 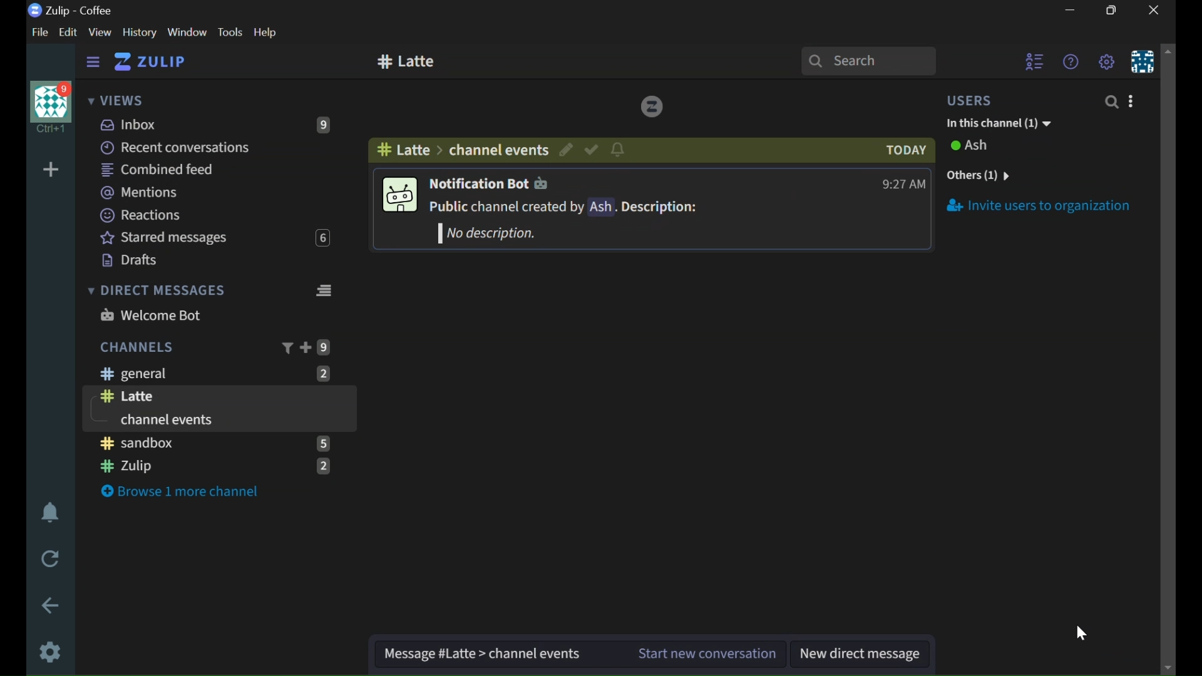 I want to click on Message #Latte, so click(x=431, y=652).